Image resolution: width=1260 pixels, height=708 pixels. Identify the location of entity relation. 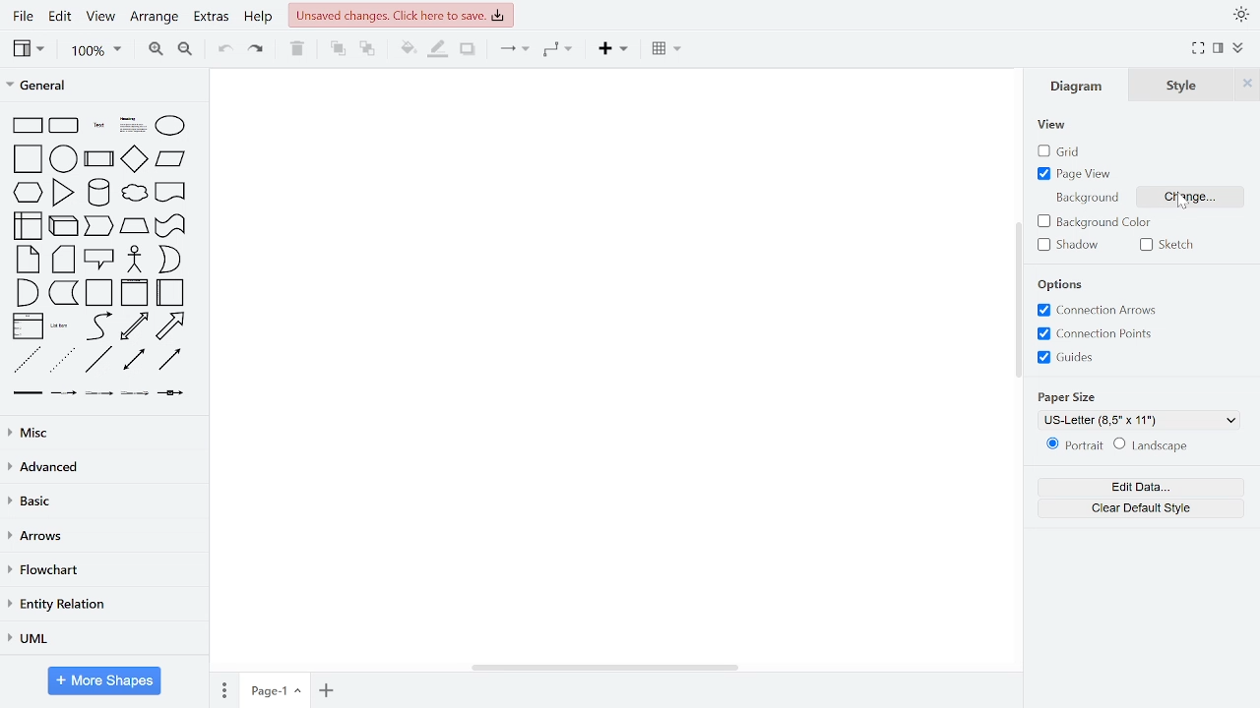
(100, 606).